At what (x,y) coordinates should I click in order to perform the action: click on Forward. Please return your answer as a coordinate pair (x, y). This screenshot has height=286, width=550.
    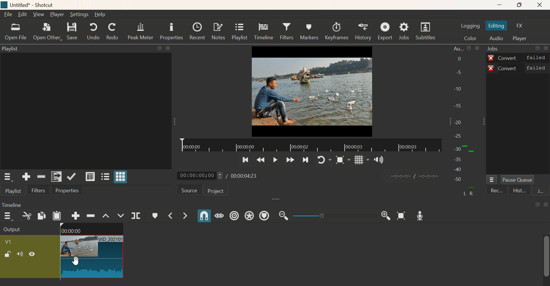
    Looking at the image, I should click on (289, 160).